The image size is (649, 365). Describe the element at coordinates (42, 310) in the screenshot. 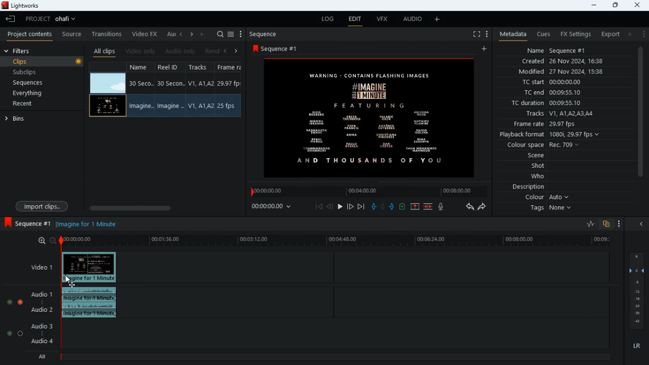

I see `audio 2` at that location.